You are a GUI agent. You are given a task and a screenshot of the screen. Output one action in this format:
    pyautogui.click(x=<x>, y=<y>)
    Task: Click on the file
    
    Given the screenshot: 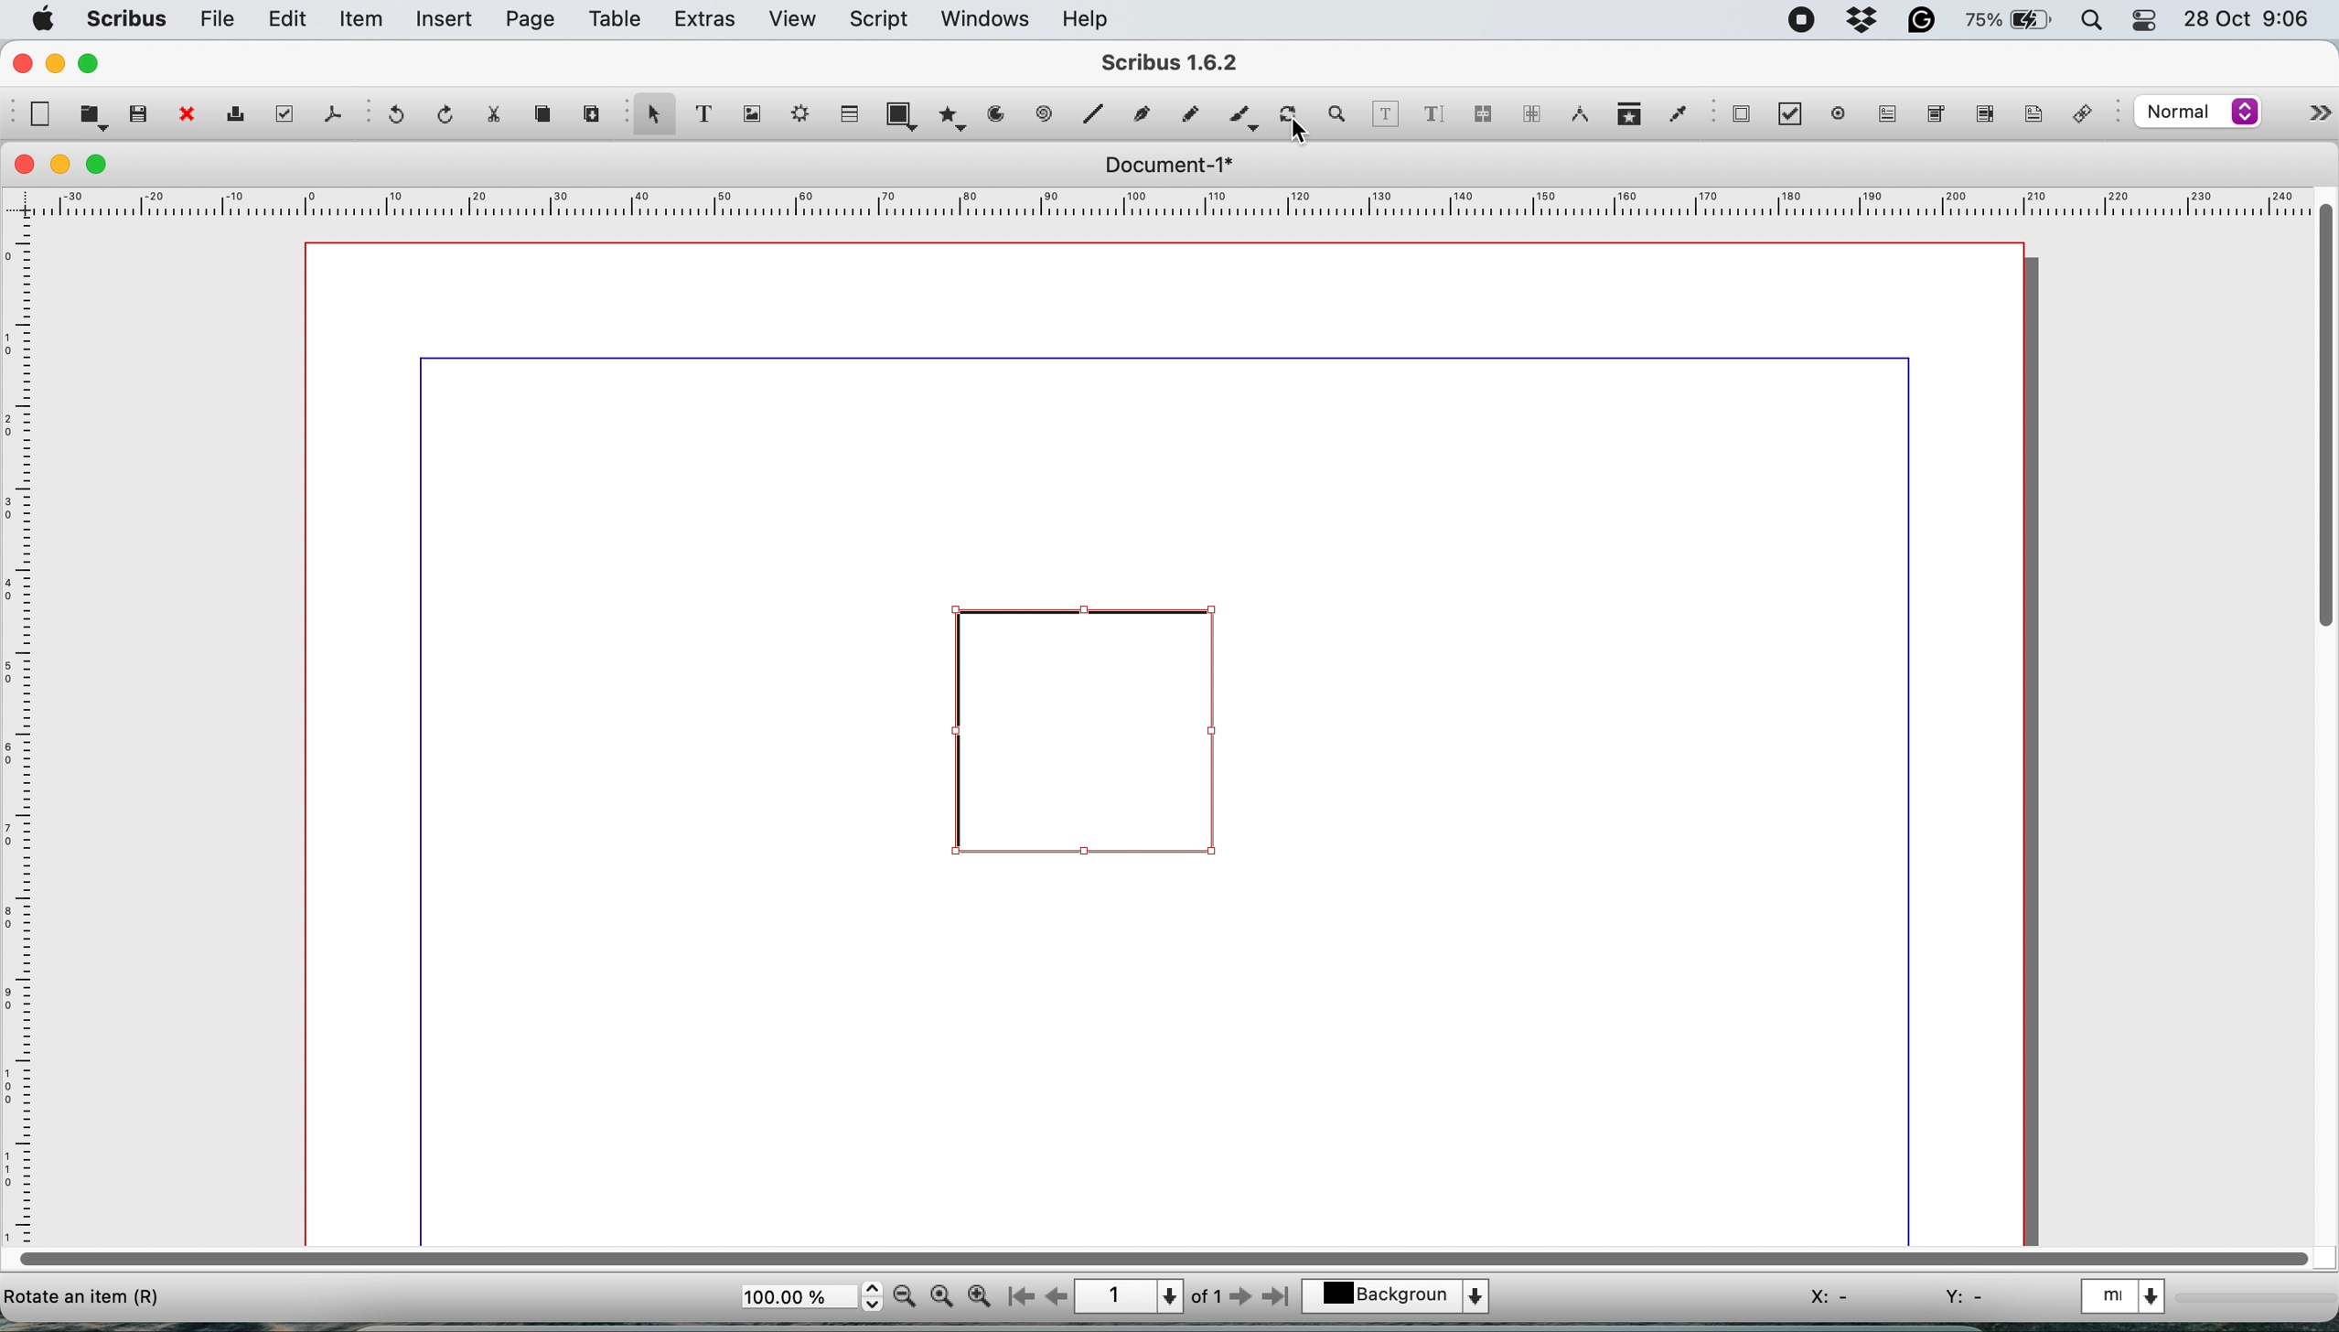 What is the action you would take?
    pyautogui.click(x=219, y=19)
    